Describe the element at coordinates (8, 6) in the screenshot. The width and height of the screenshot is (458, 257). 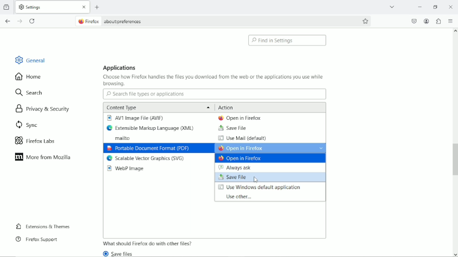
I see `View recent browsing` at that location.